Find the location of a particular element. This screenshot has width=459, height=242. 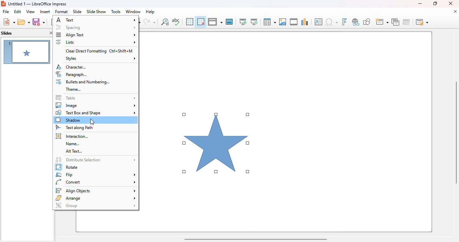

logo is located at coordinates (3, 4).